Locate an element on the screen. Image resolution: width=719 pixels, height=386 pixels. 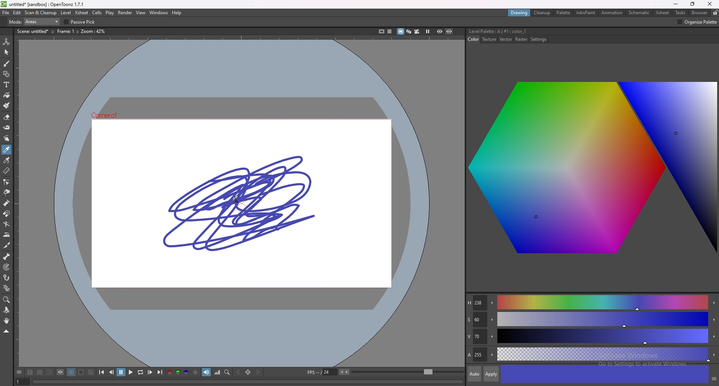
plastic tool is located at coordinates (7, 288).